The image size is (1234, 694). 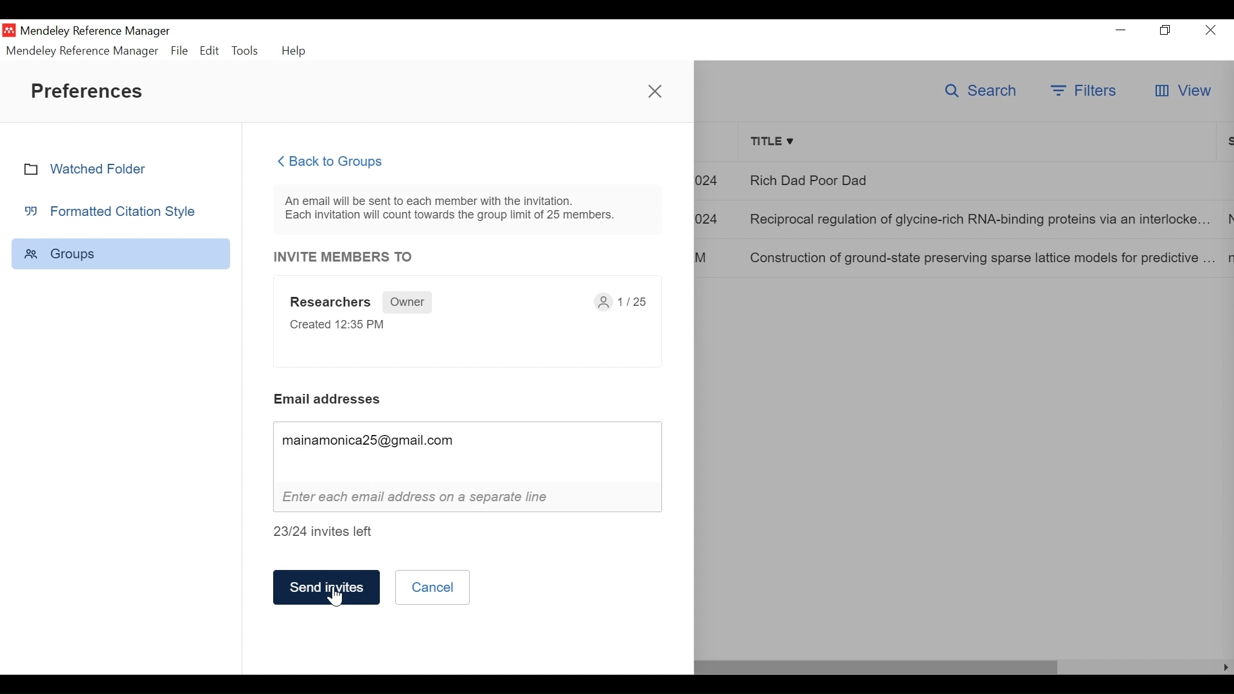 I want to click on Cancel, so click(x=429, y=587).